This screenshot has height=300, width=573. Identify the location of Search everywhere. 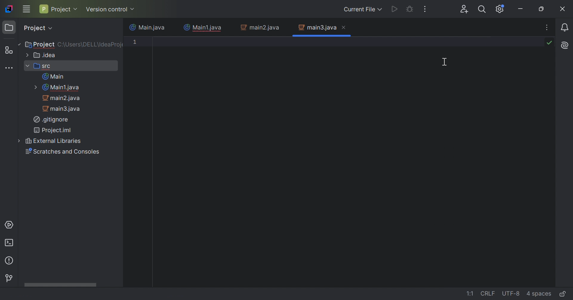
(482, 10).